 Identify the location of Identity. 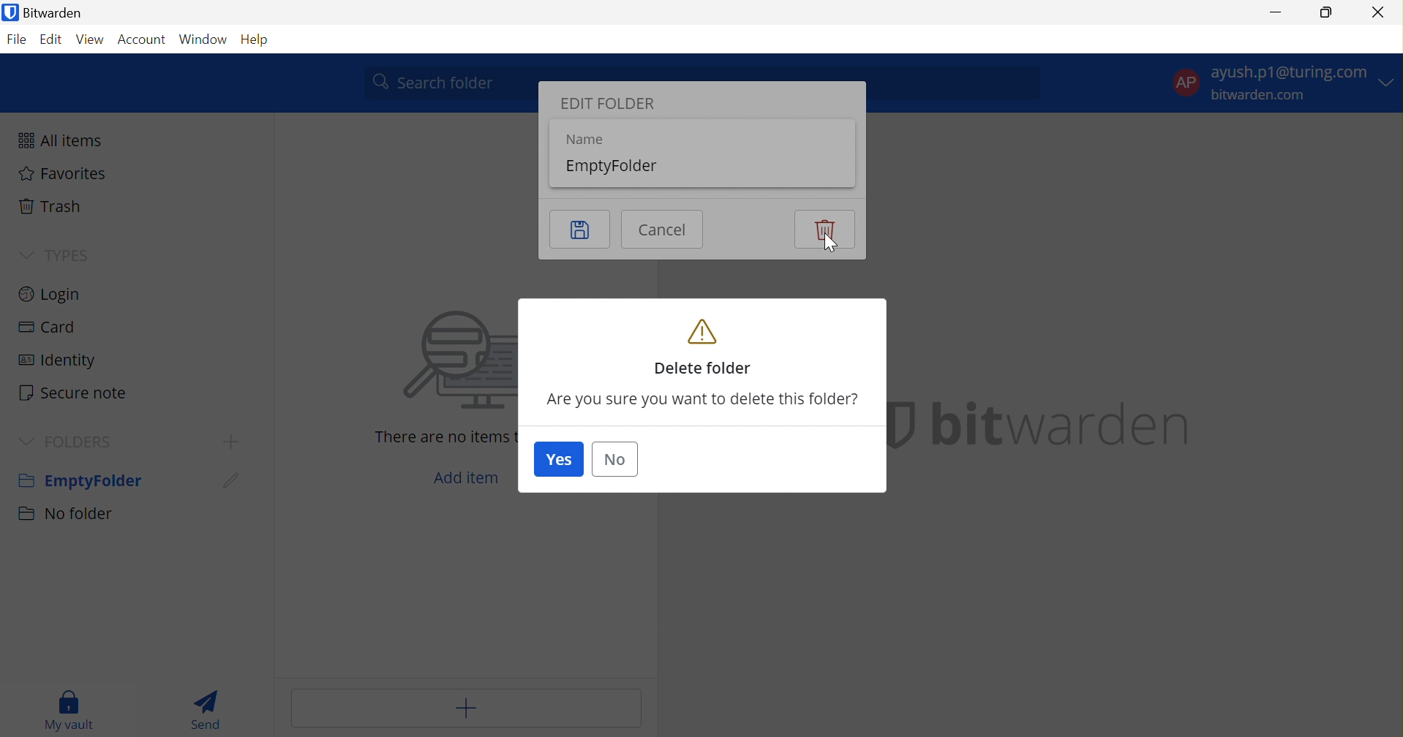
(59, 363).